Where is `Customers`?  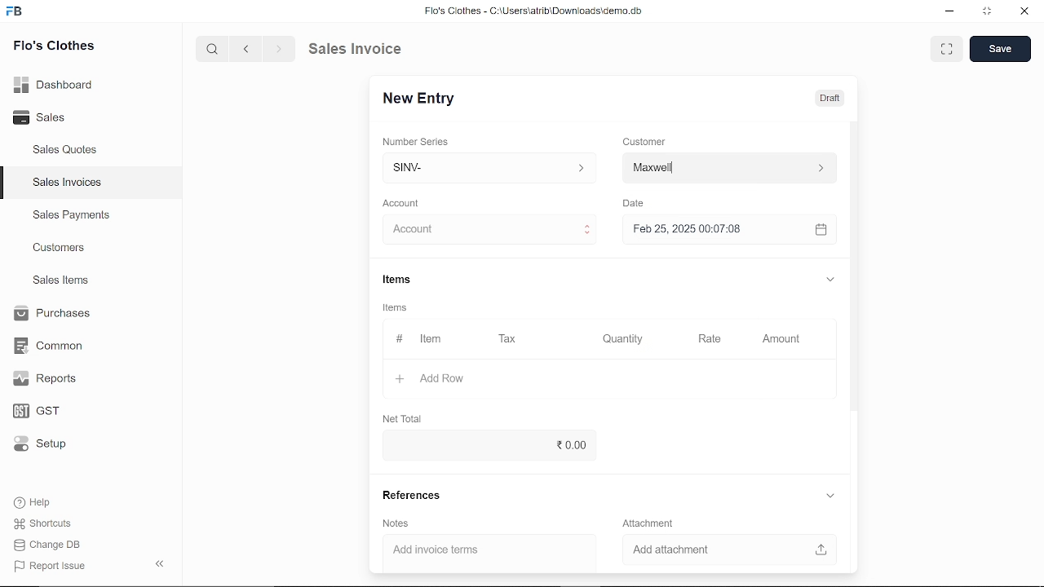
Customers is located at coordinates (60, 247).